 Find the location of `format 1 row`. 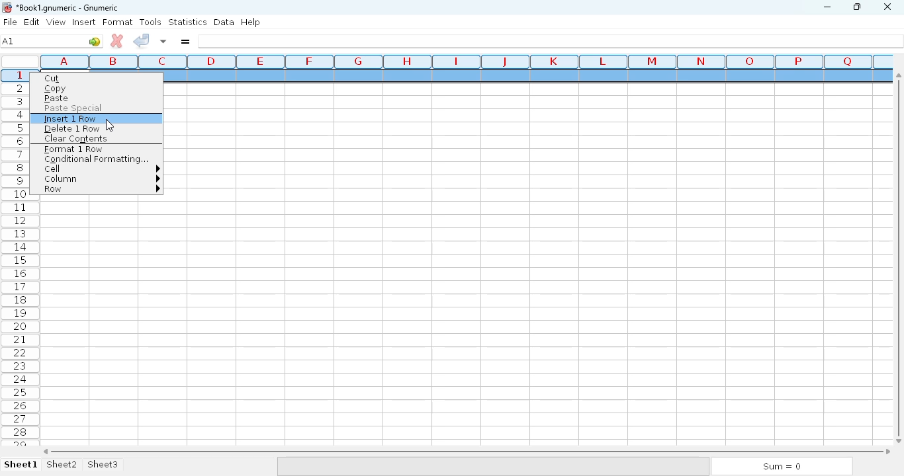

format 1 row is located at coordinates (73, 149).